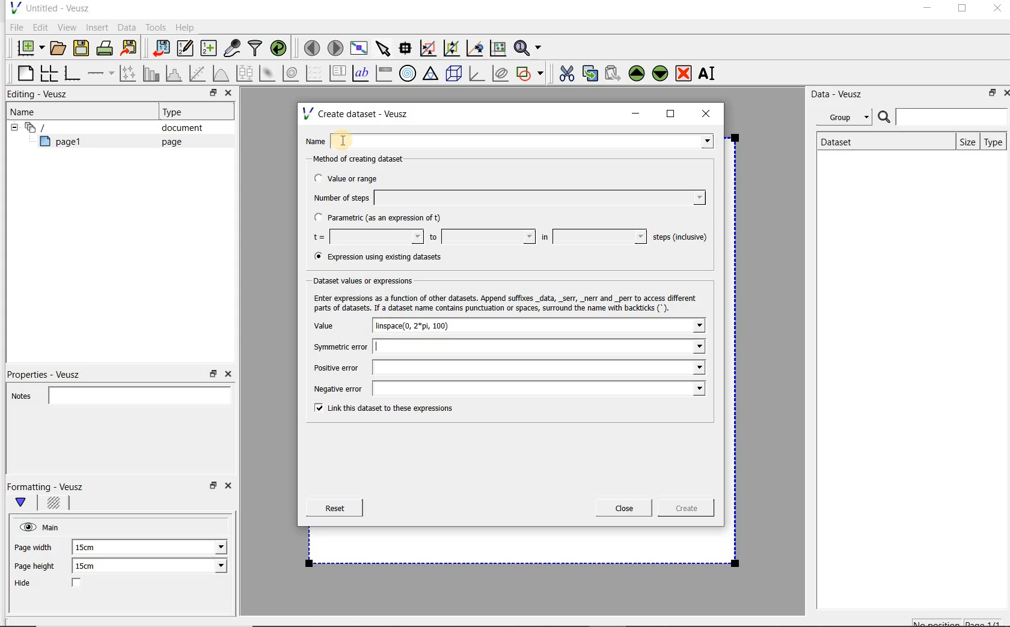  What do you see at coordinates (843, 141) in the screenshot?
I see `Dataset` at bounding box center [843, 141].